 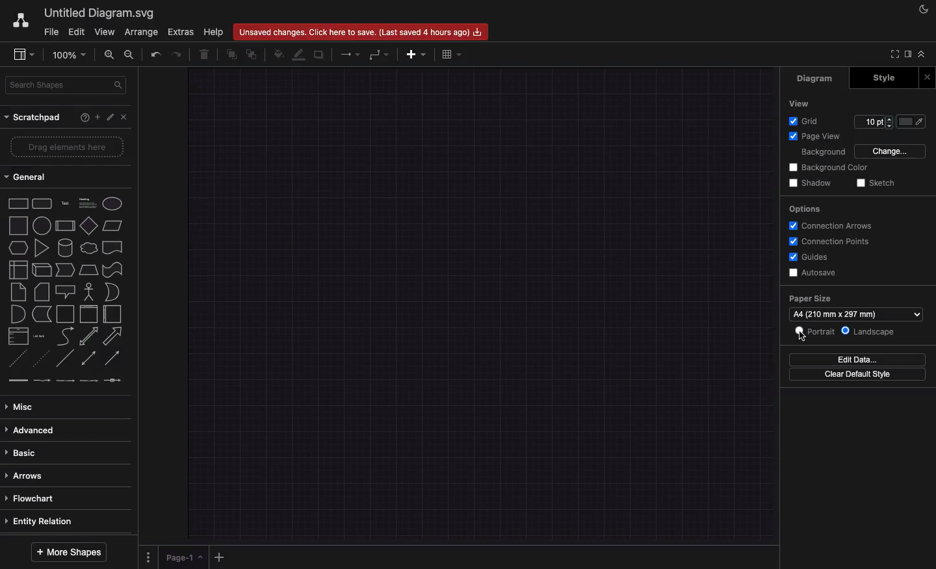 I want to click on Connection arrows, so click(x=833, y=226).